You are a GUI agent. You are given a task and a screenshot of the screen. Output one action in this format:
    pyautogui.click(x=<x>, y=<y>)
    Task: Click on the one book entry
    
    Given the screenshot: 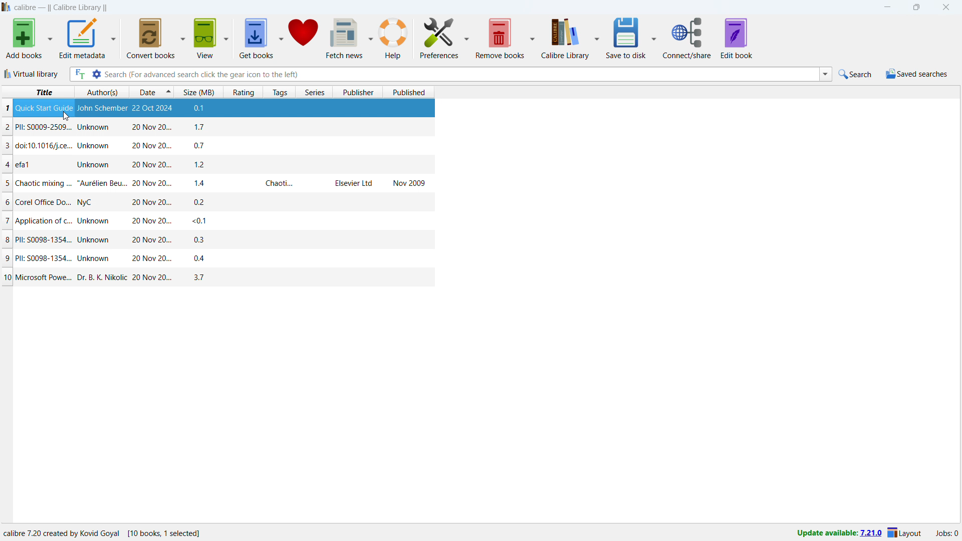 What is the action you would take?
    pyautogui.click(x=215, y=202)
    